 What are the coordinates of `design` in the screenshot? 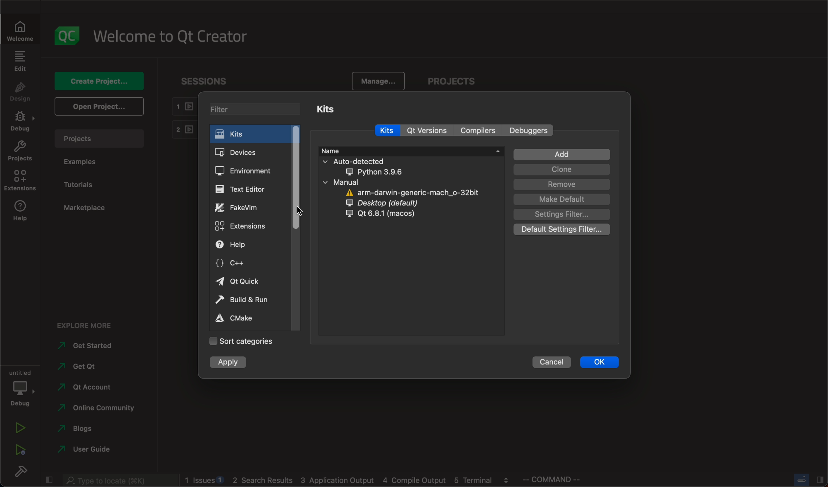 It's located at (21, 92).